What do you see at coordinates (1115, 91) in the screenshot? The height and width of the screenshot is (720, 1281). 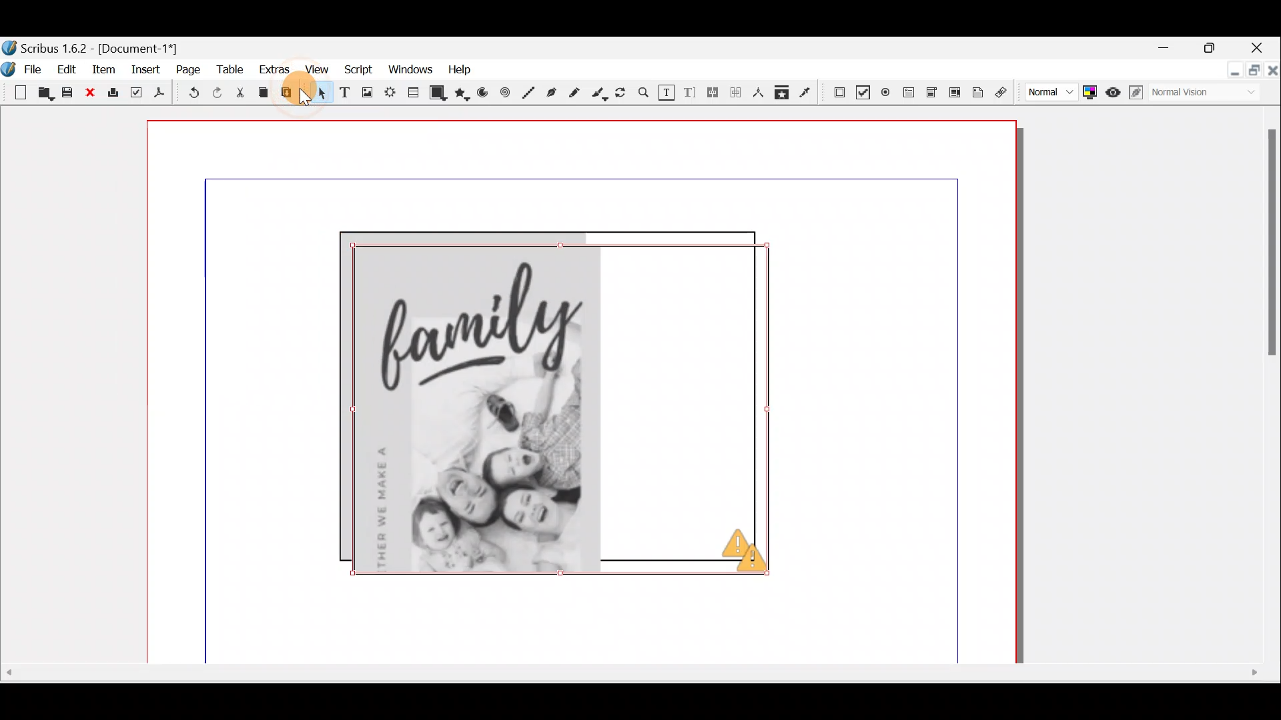 I see `Preview mode` at bounding box center [1115, 91].